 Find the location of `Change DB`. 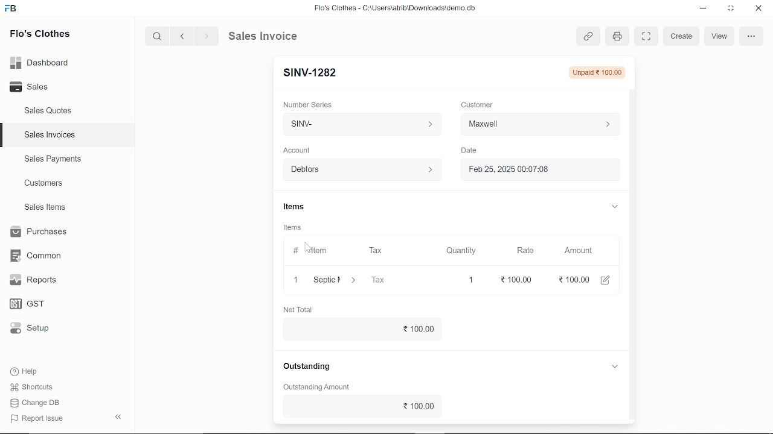

Change DB is located at coordinates (36, 402).